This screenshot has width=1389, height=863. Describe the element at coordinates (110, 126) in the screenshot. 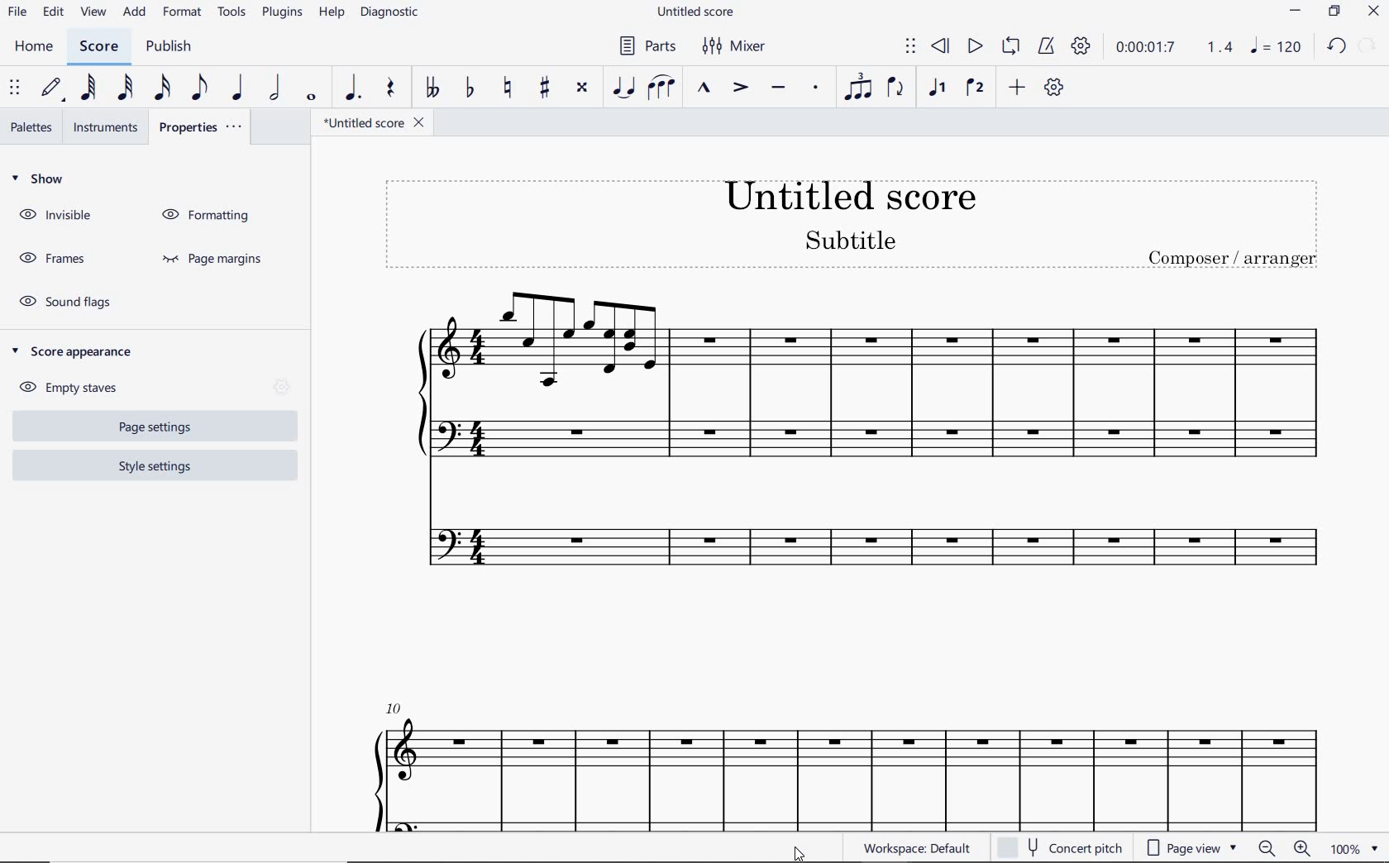

I see `INSTRUMENTS` at that location.